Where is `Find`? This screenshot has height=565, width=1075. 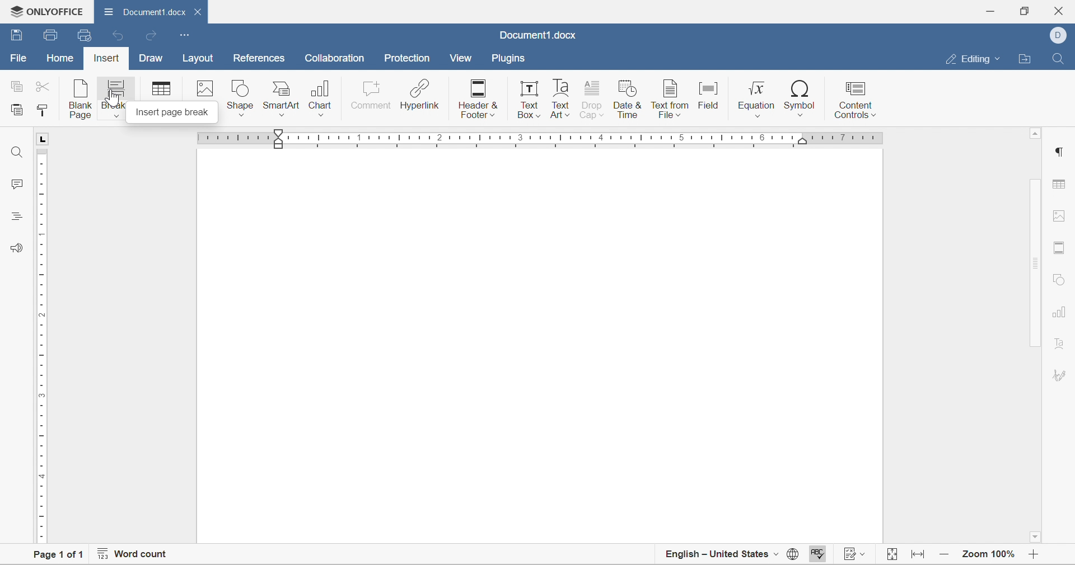 Find is located at coordinates (16, 150).